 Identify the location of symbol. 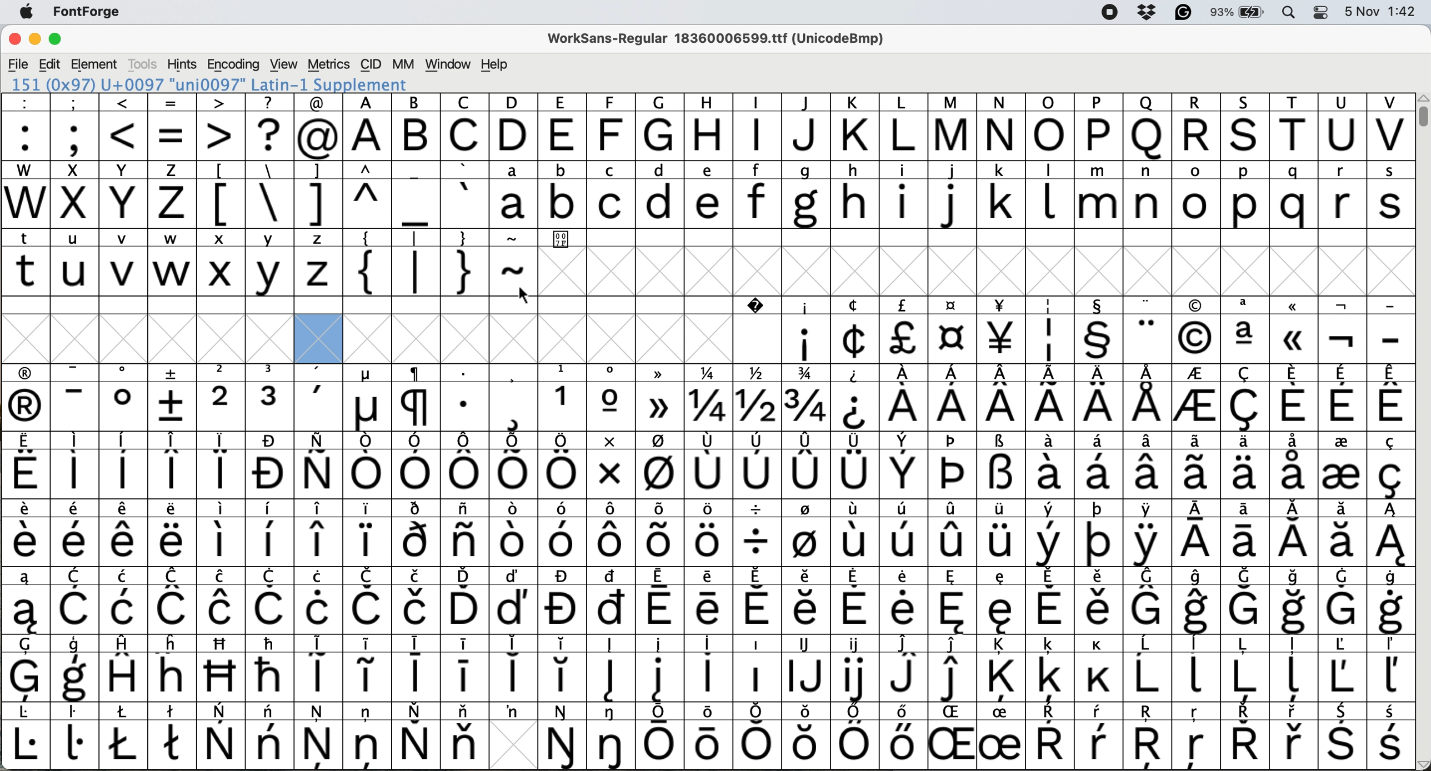
(855, 465).